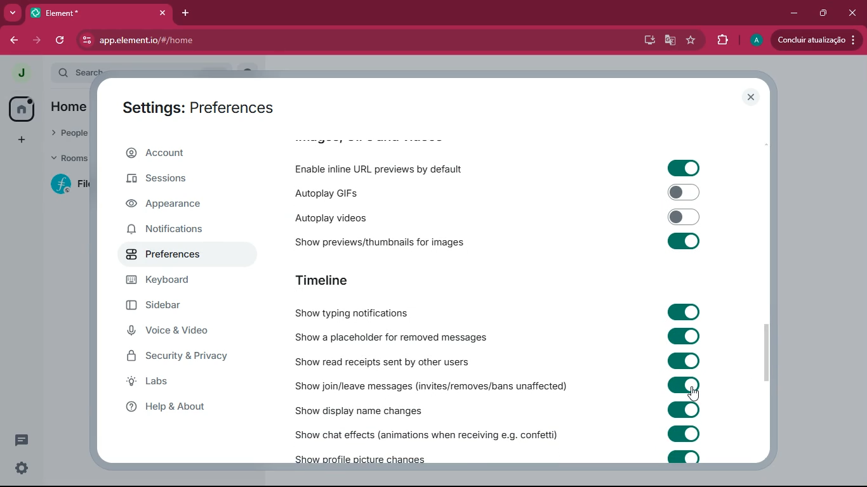 The height and width of the screenshot is (487, 867). What do you see at coordinates (173, 384) in the screenshot?
I see `labs` at bounding box center [173, 384].